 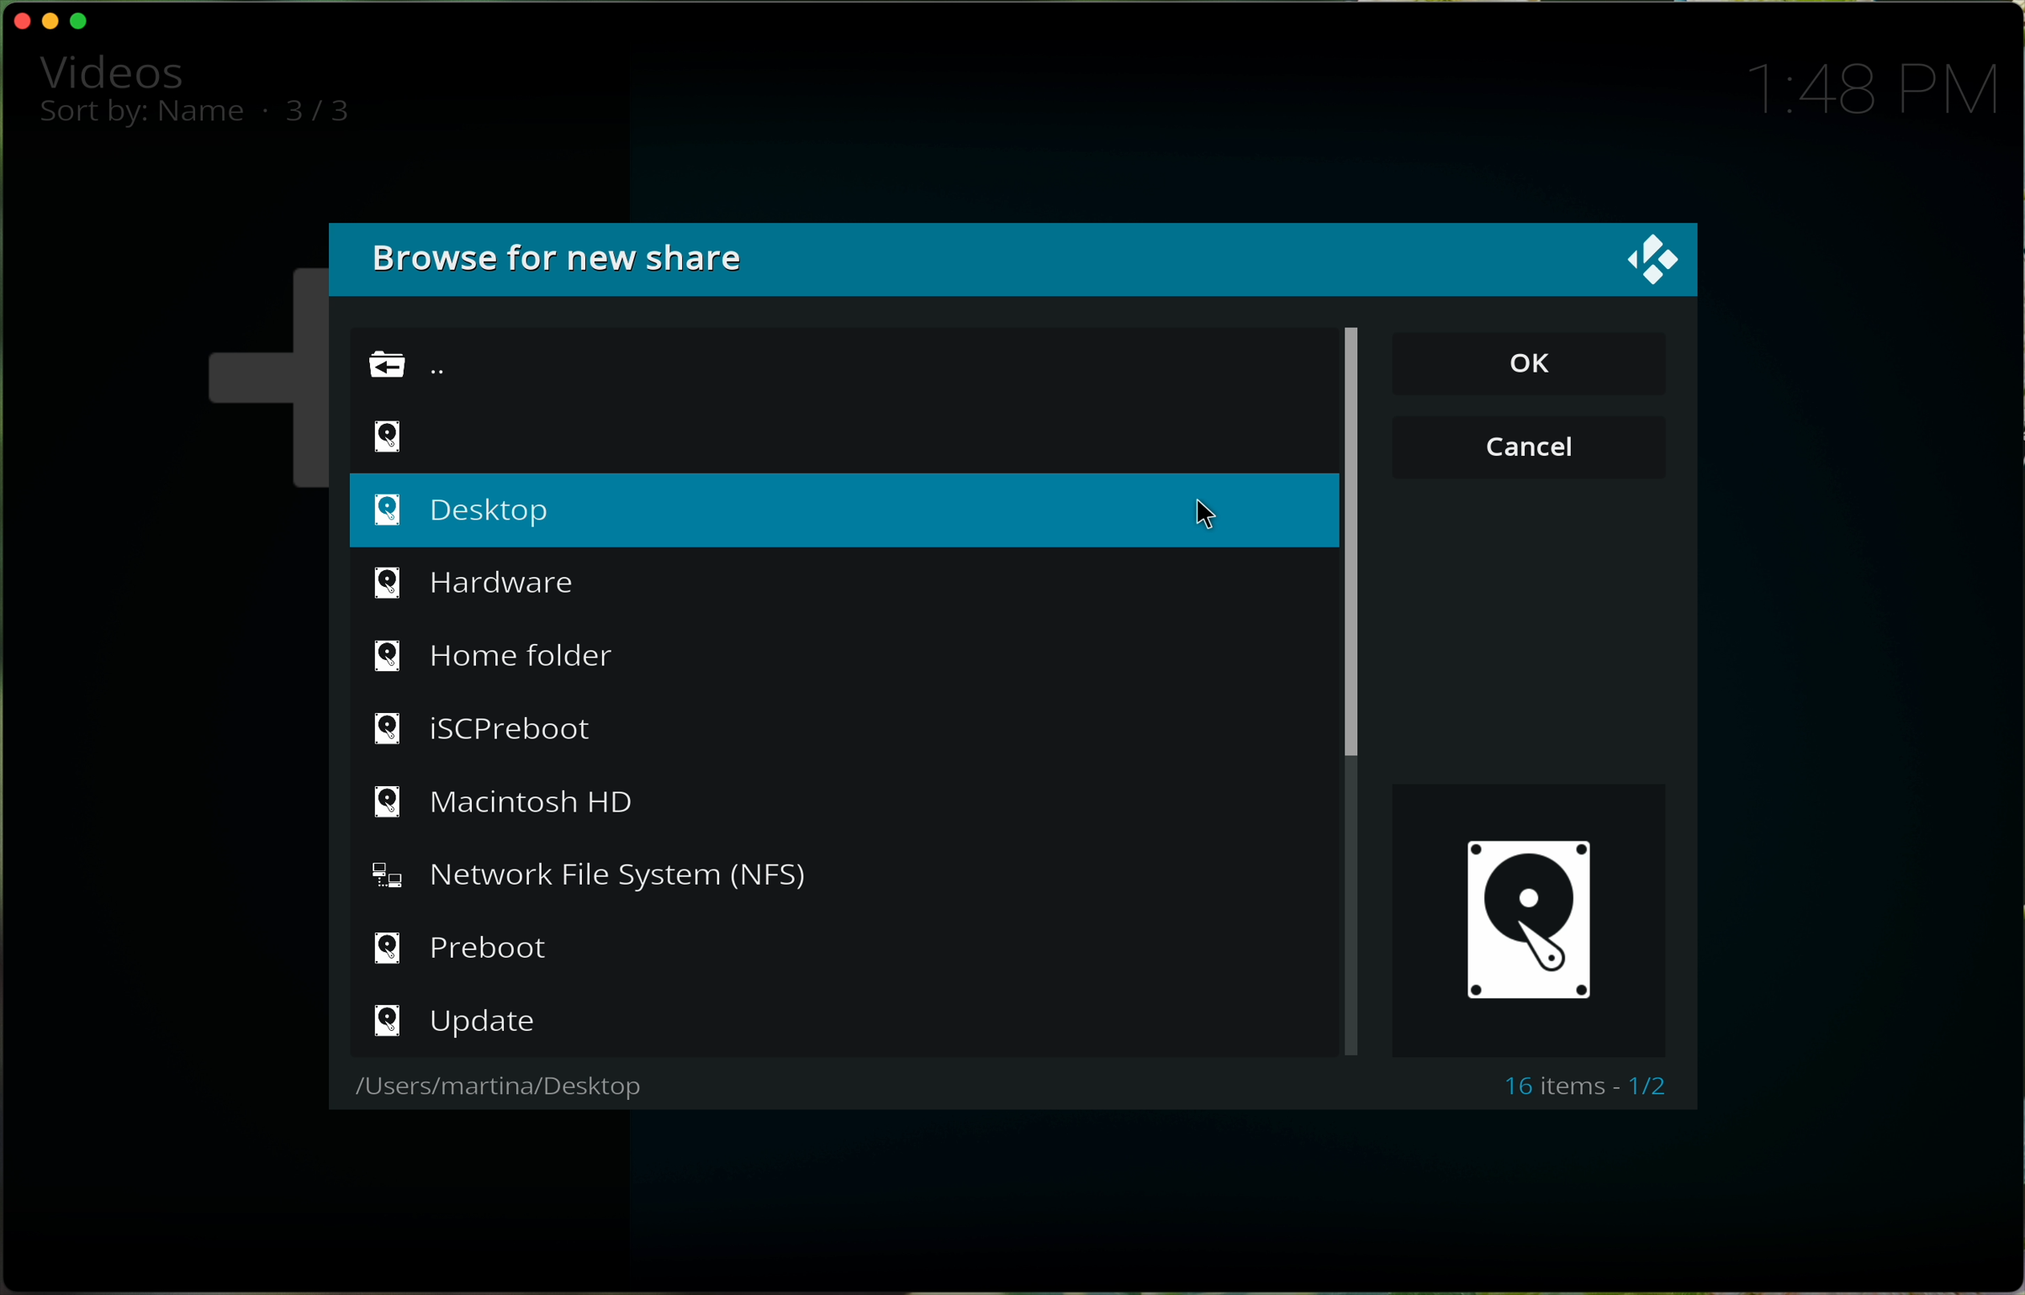 I want to click on prebot, so click(x=461, y=952).